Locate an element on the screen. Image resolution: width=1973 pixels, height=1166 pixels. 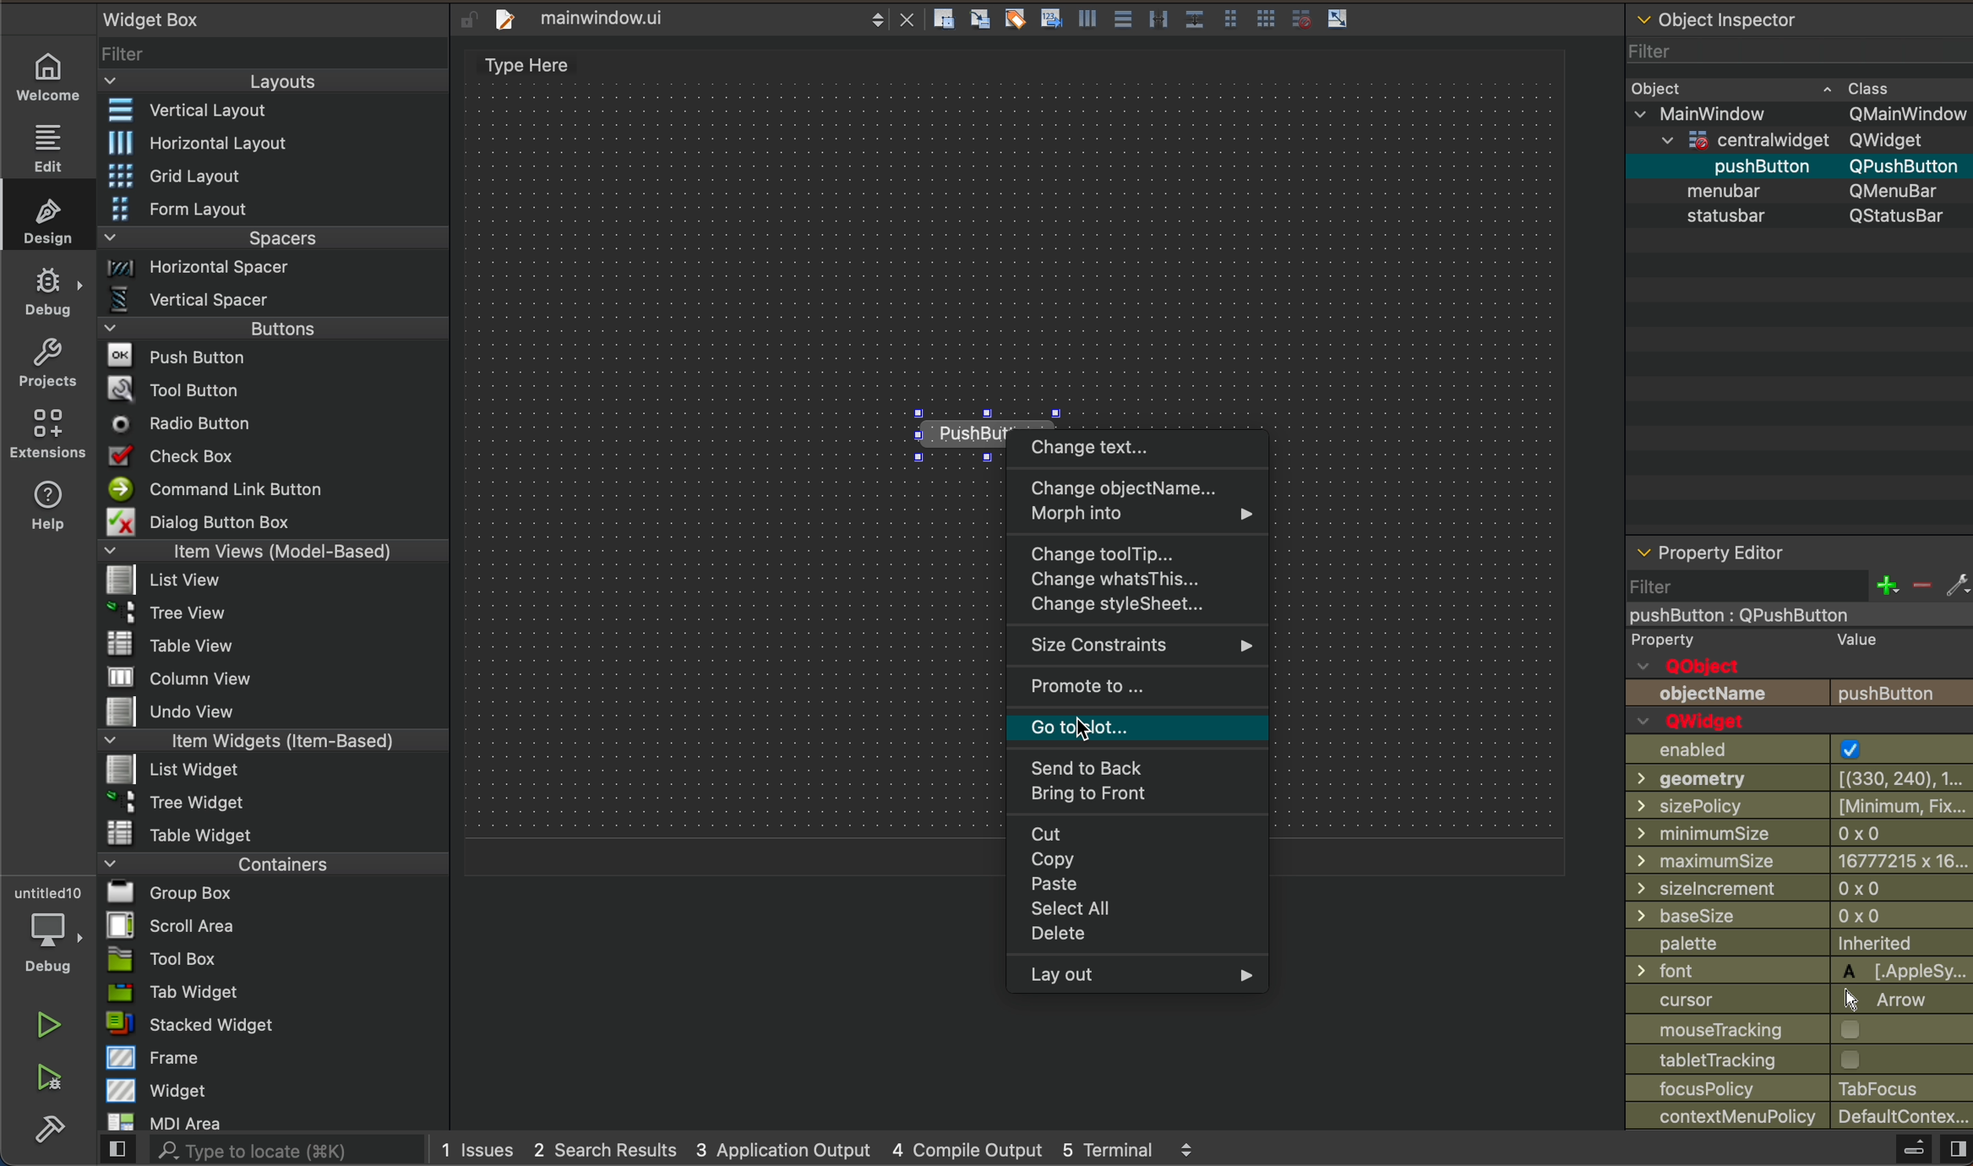
list widget is located at coordinates (267, 772).